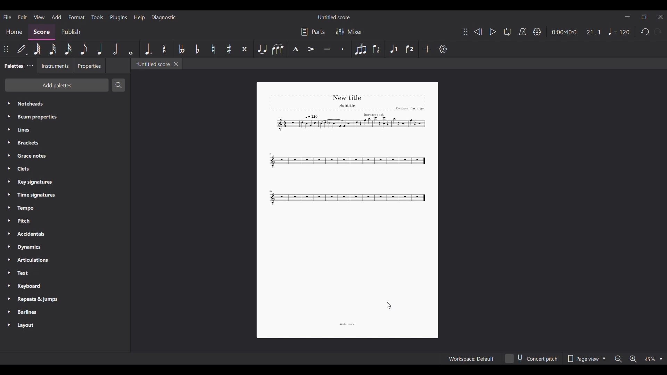 The width and height of the screenshot is (667, 375). What do you see at coordinates (65, 312) in the screenshot?
I see `Barlines` at bounding box center [65, 312].